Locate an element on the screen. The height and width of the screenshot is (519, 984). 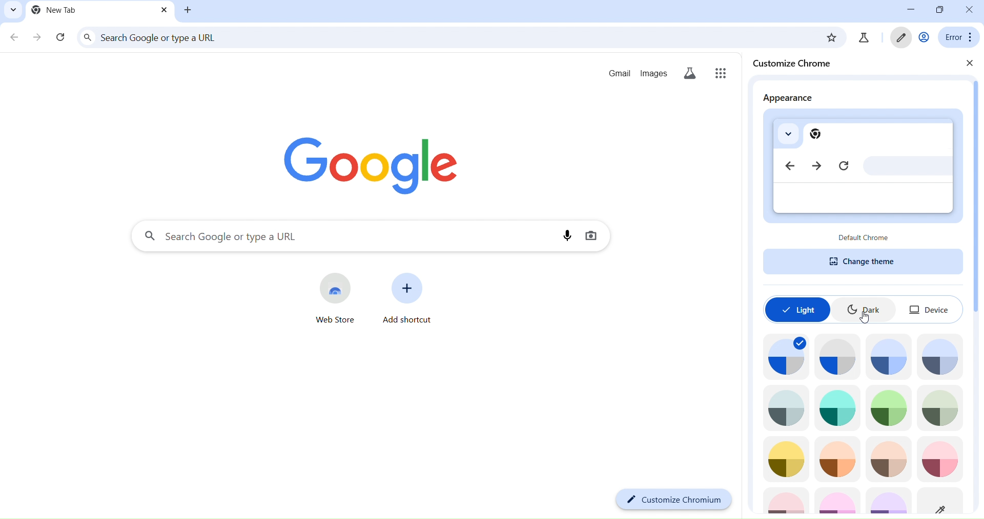
image is located at coordinates (393, 166).